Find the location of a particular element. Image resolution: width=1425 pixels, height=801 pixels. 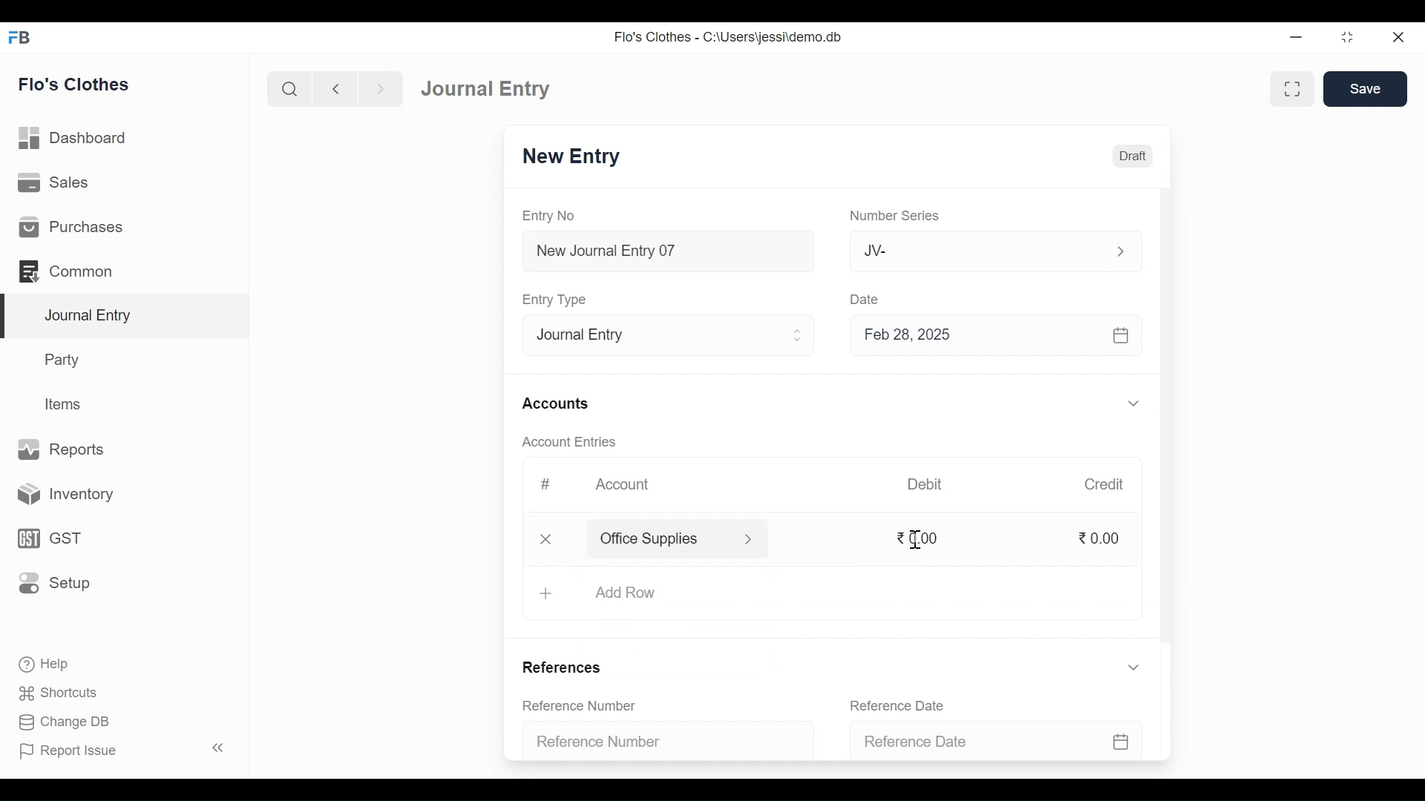

Navigate Forward is located at coordinates (381, 89).